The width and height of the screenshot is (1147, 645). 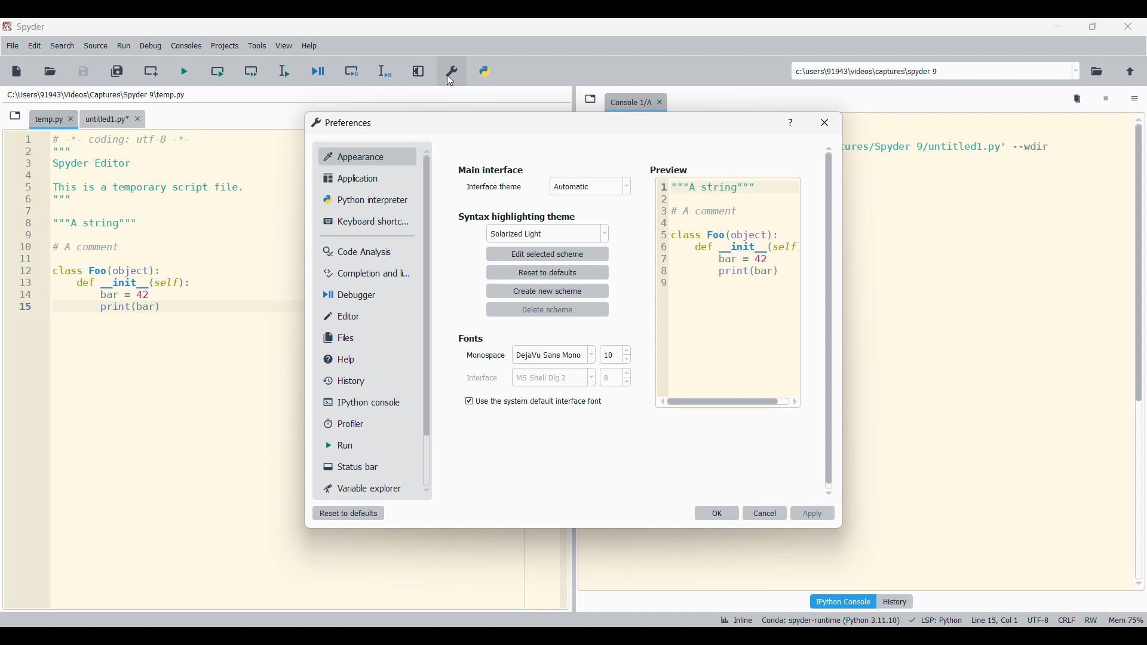 What do you see at coordinates (765, 513) in the screenshot?
I see `Cancel` at bounding box center [765, 513].